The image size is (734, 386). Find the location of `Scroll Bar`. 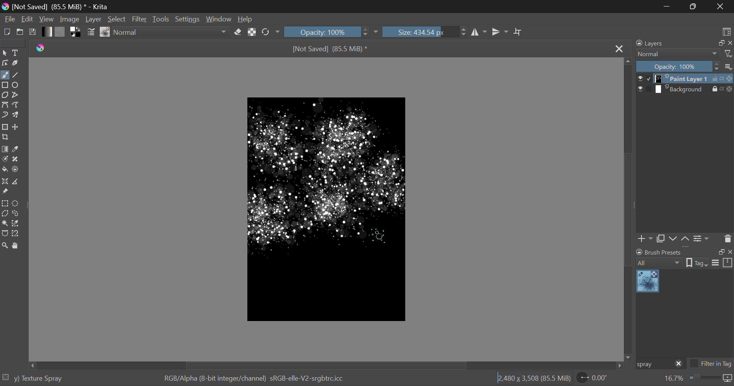

Scroll Bar is located at coordinates (328, 365).